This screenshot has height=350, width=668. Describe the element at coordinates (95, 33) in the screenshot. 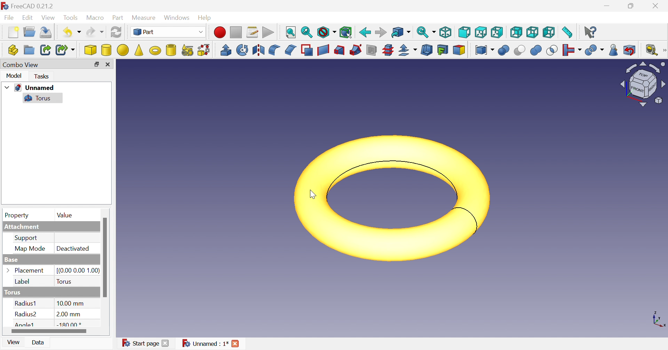

I see `Redo` at that location.